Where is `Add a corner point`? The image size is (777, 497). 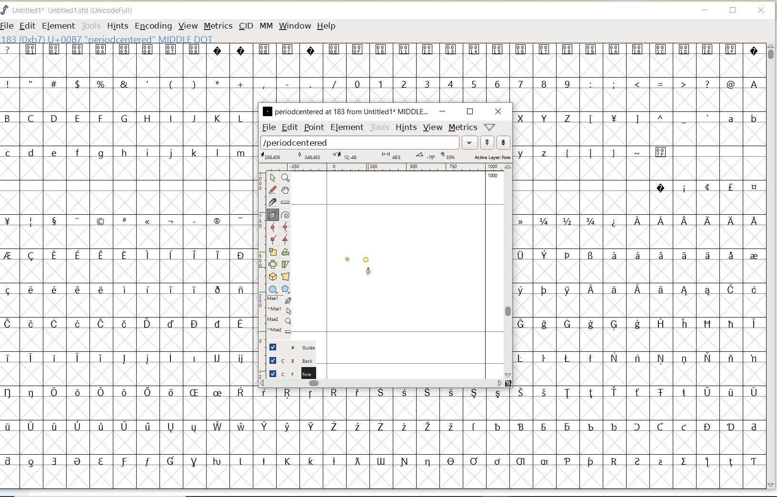
Add a corner point is located at coordinates (272, 239).